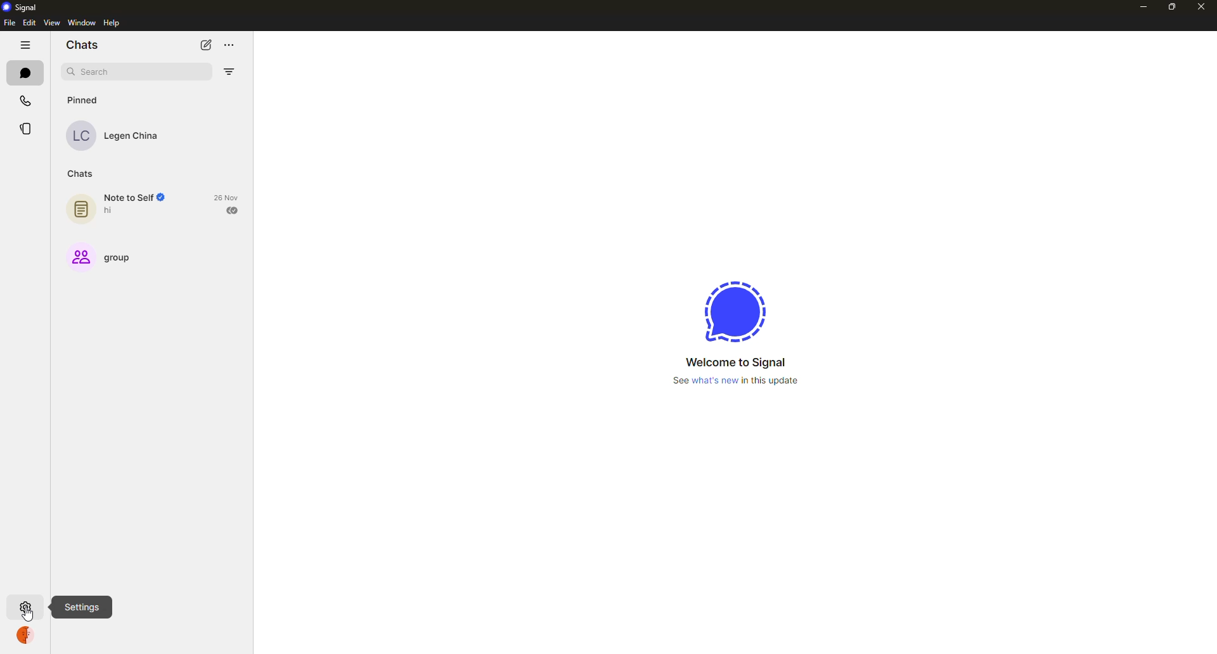 This screenshot has height=654, width=1217. Describe the element at coordinates (25, 636) in the screenshot. I see `profile` at that location.